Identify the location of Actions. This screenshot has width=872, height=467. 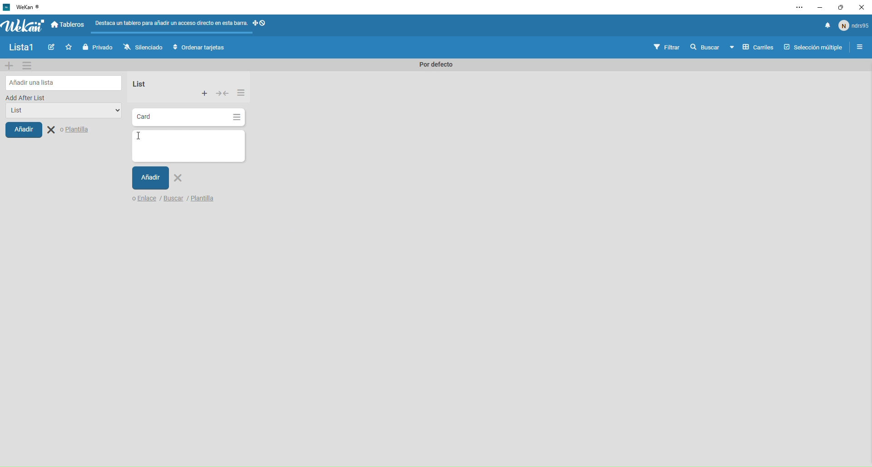
(223, 94).